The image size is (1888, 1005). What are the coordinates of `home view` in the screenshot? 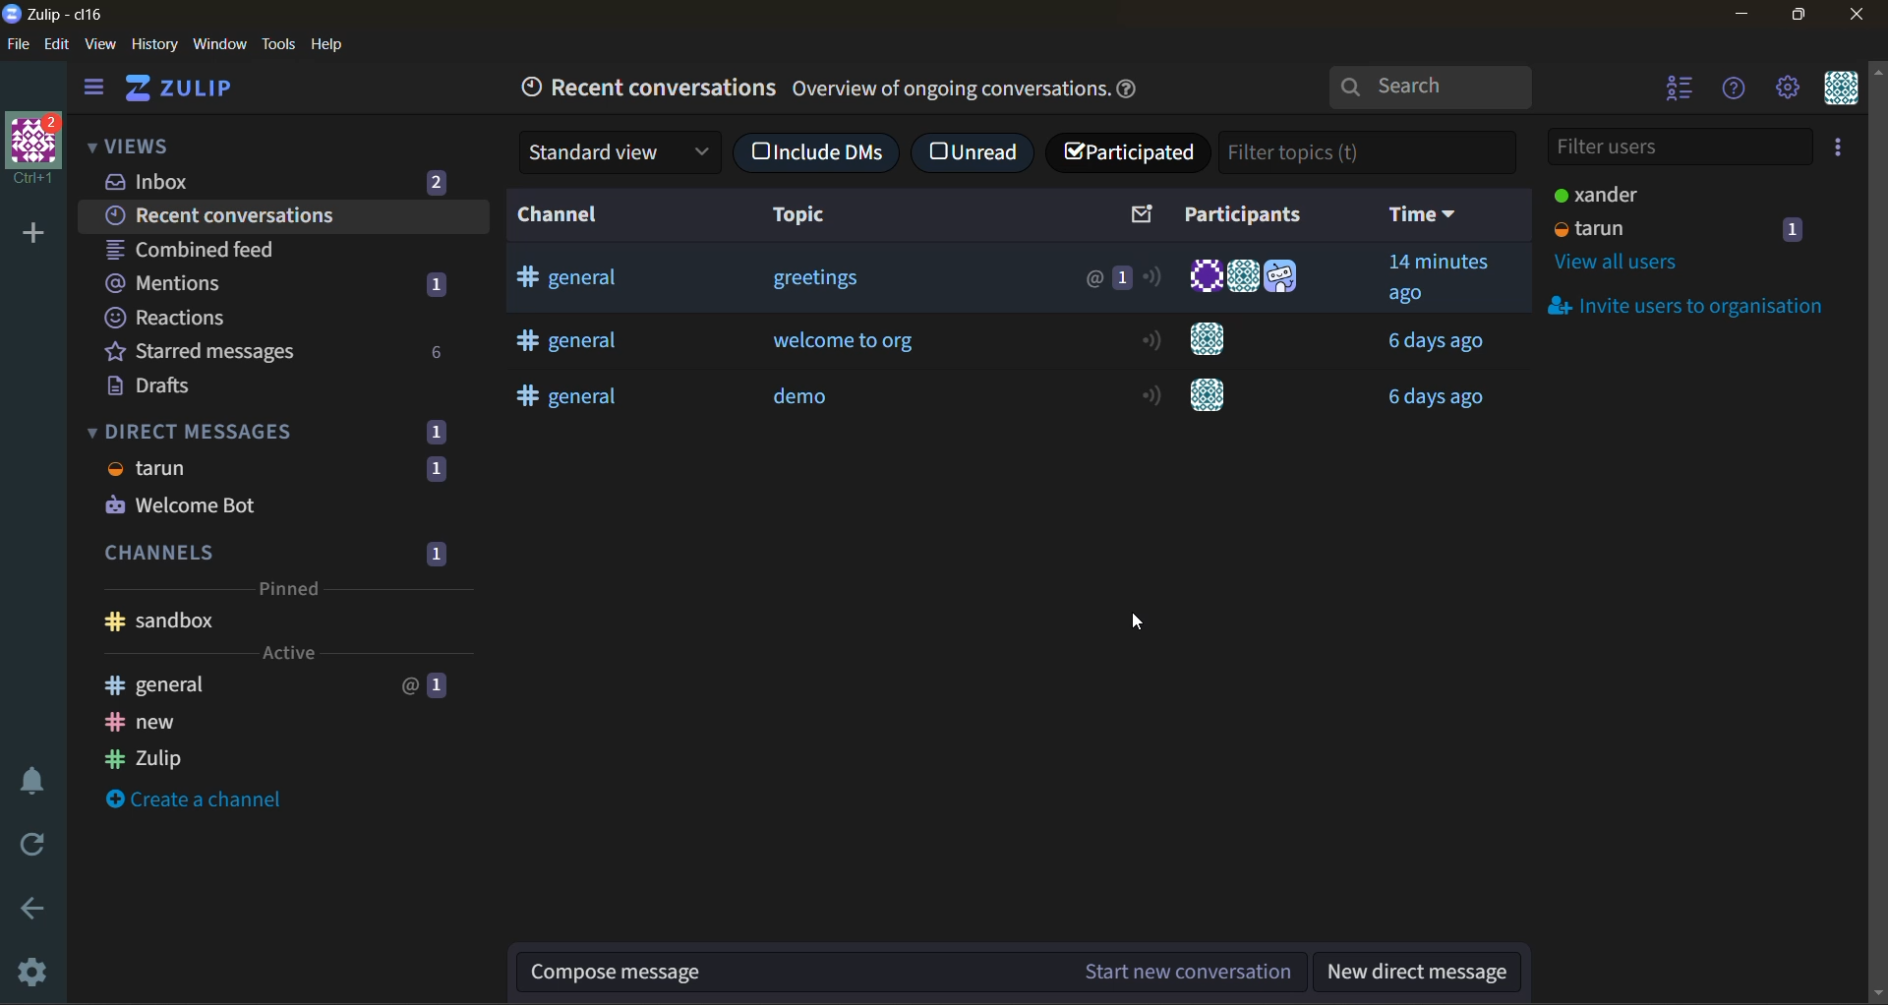 It's located at (184, 90).